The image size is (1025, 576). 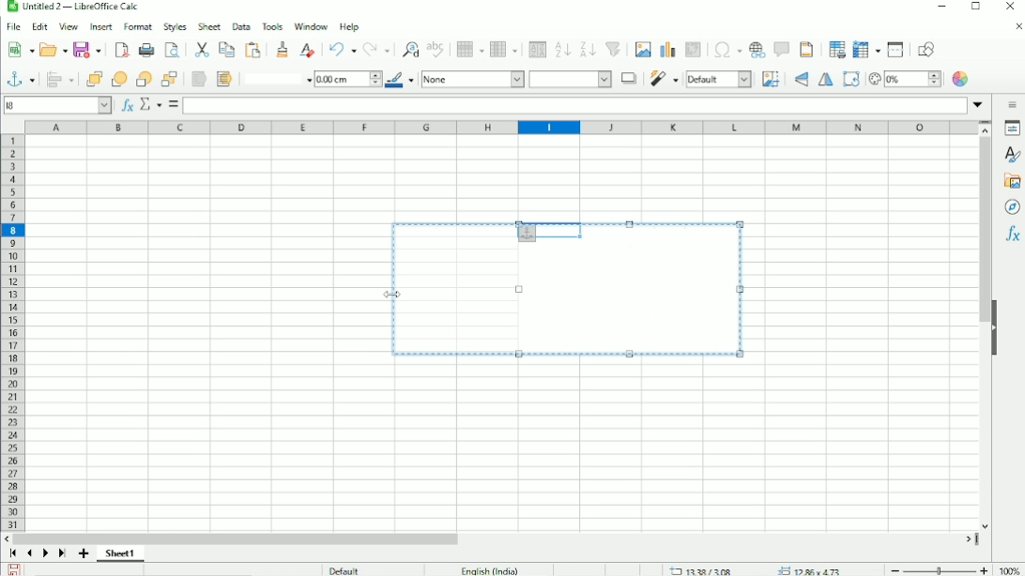 What do you see at coordinates (226, 49) in the screenshot?
I see `Copy` at bounding box center [226, 49].